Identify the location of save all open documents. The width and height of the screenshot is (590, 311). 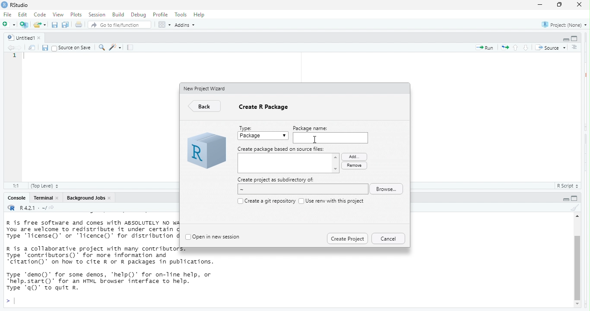
(66, 25).